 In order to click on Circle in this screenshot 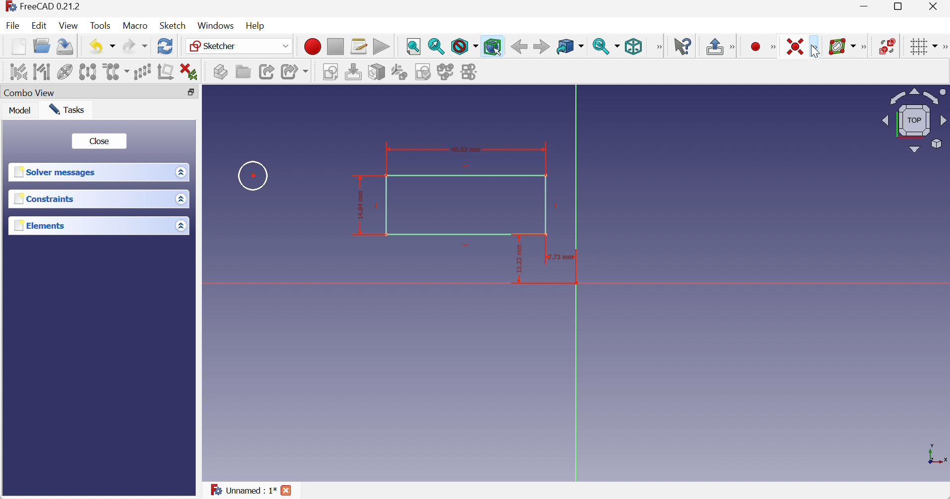, I will do `click(254, 175)`.